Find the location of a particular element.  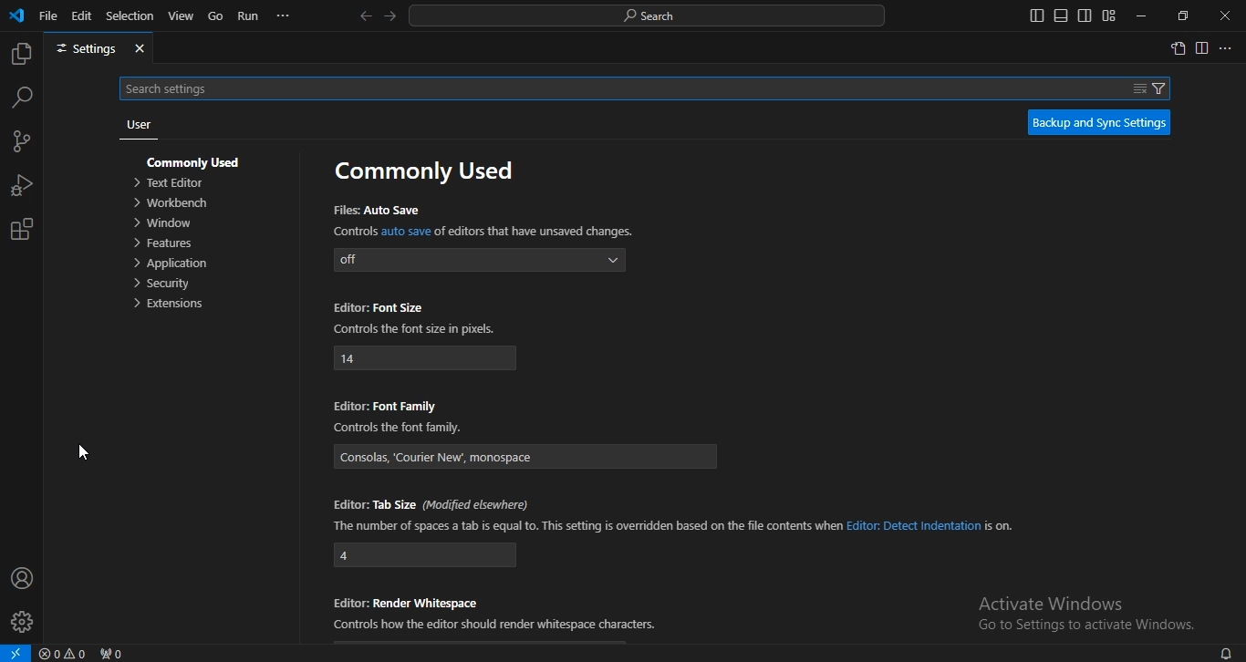

toggle secondary sidebar is located at coordinates (1085, 16).